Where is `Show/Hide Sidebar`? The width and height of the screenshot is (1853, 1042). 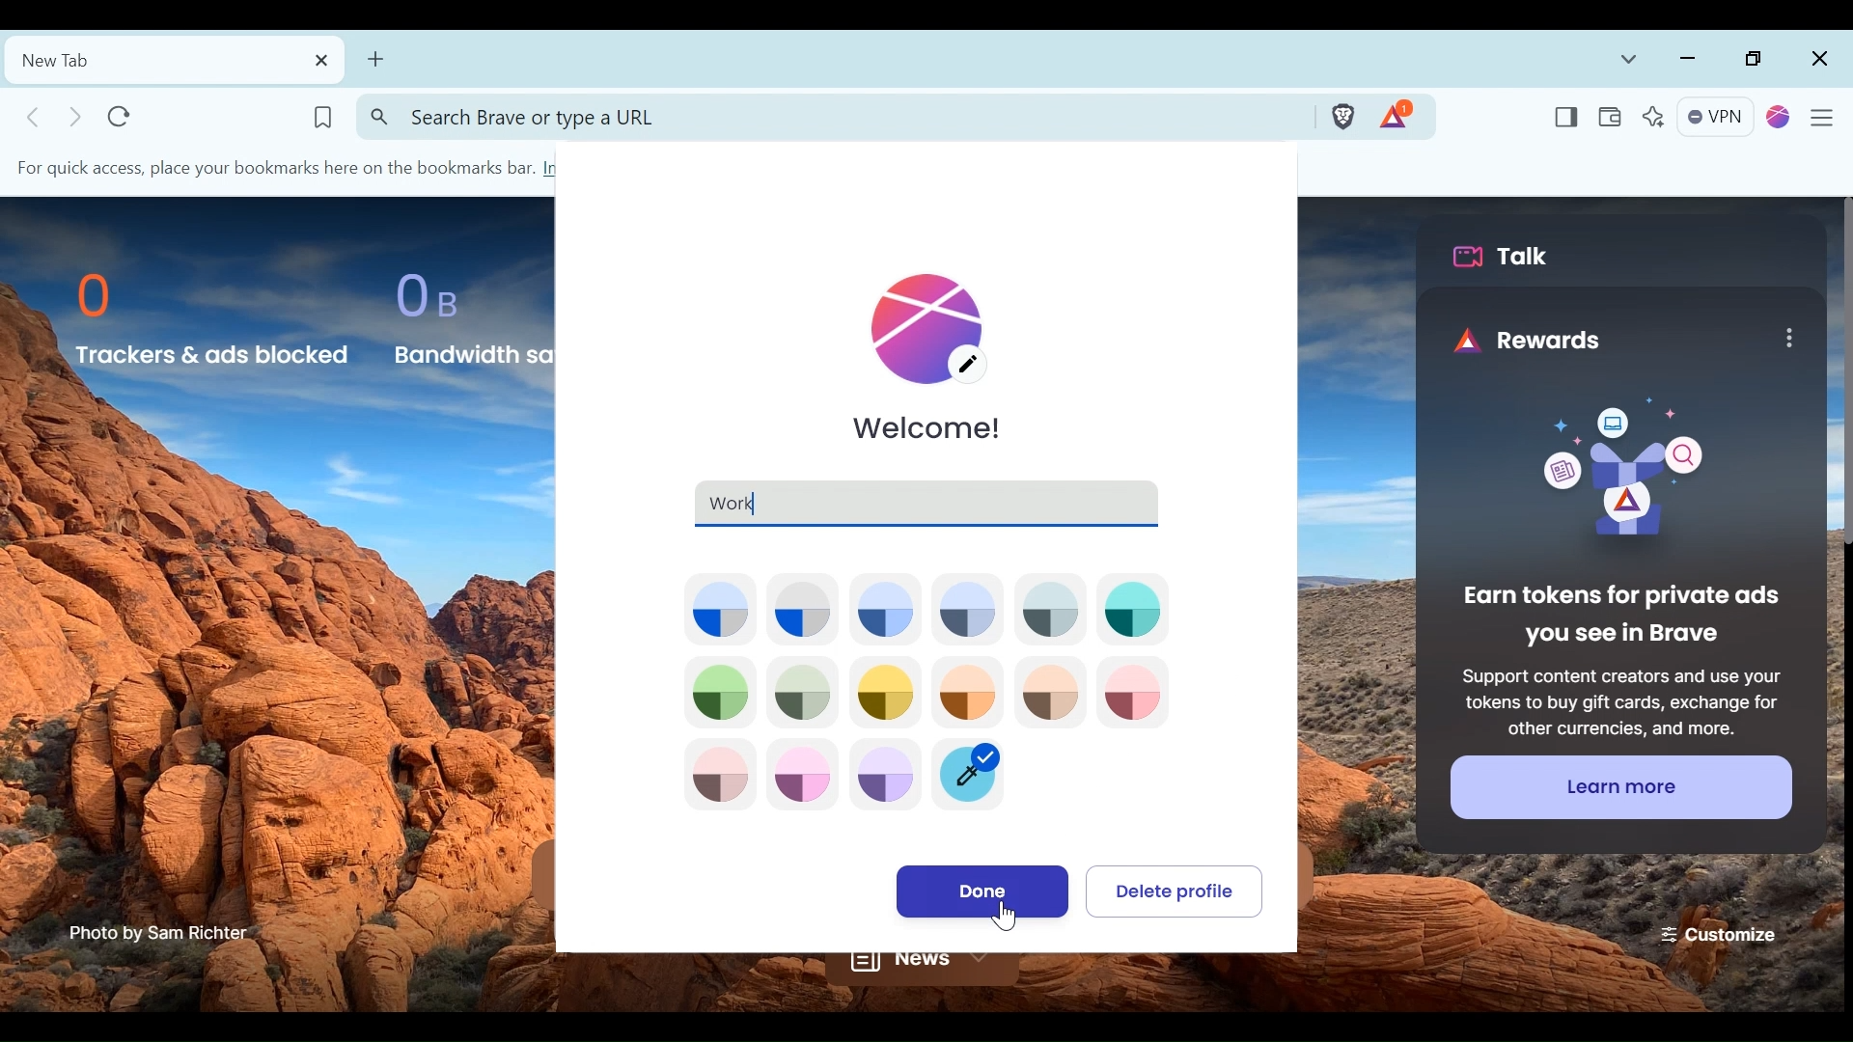
Show/Hide Sidebar is located at coordinates (1565, 119).